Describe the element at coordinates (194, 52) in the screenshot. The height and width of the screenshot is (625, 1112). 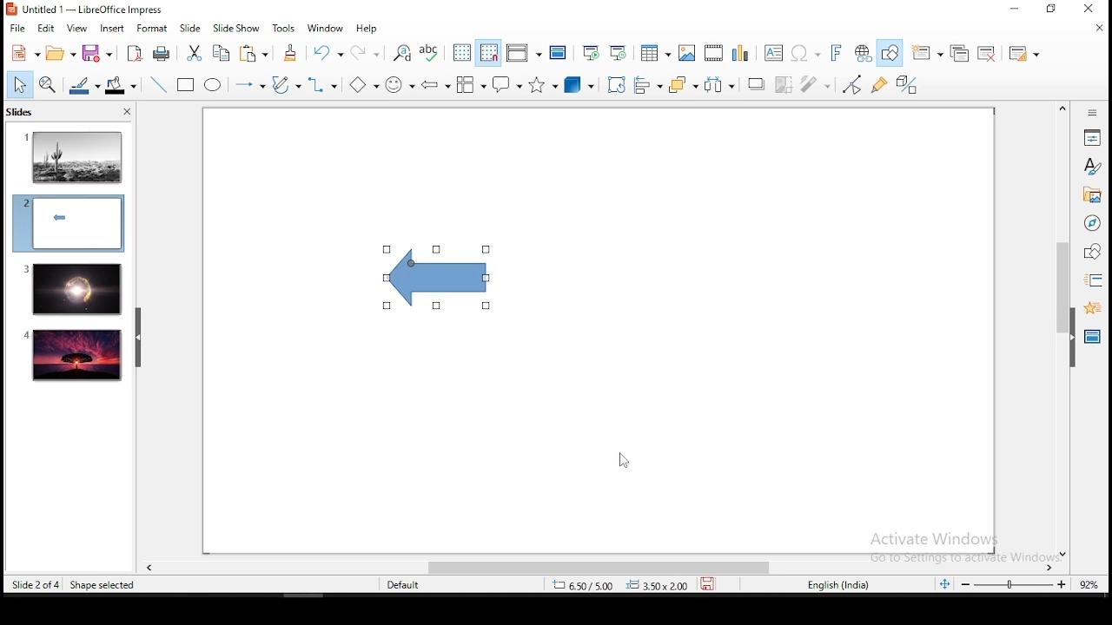
I see `cut` at that location.